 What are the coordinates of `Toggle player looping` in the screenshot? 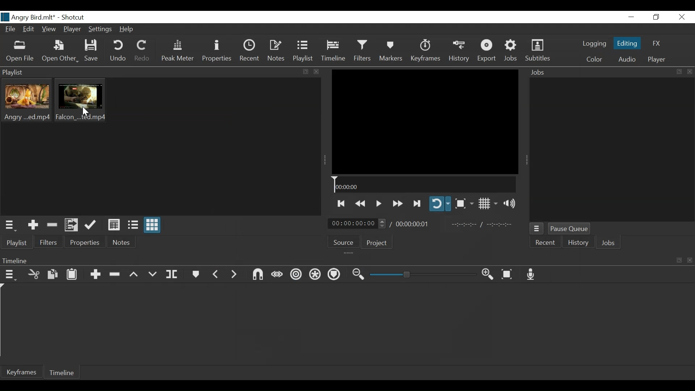 It's located at (440, 203).